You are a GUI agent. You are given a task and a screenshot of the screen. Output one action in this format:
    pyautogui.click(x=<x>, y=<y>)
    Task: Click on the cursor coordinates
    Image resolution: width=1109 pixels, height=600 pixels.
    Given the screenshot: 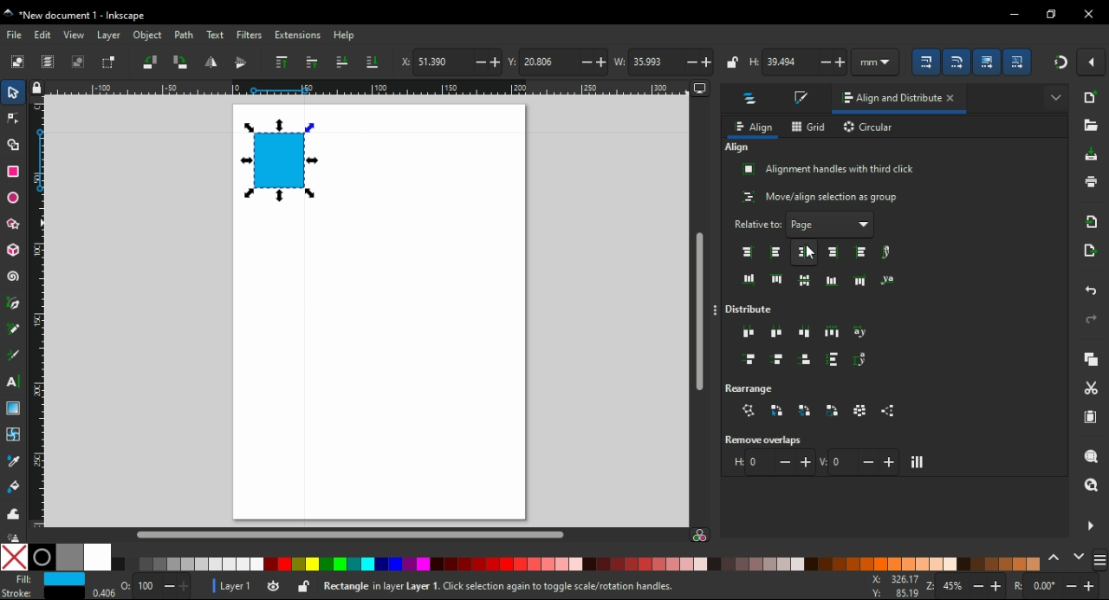 What is the action you would take?
    pyautogui.click(x=892, y=585)
    